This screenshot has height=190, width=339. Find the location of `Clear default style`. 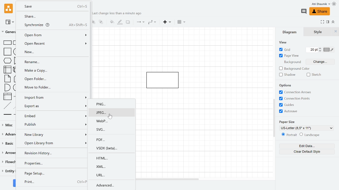

Clear default style is located at coordinates (307, 151).